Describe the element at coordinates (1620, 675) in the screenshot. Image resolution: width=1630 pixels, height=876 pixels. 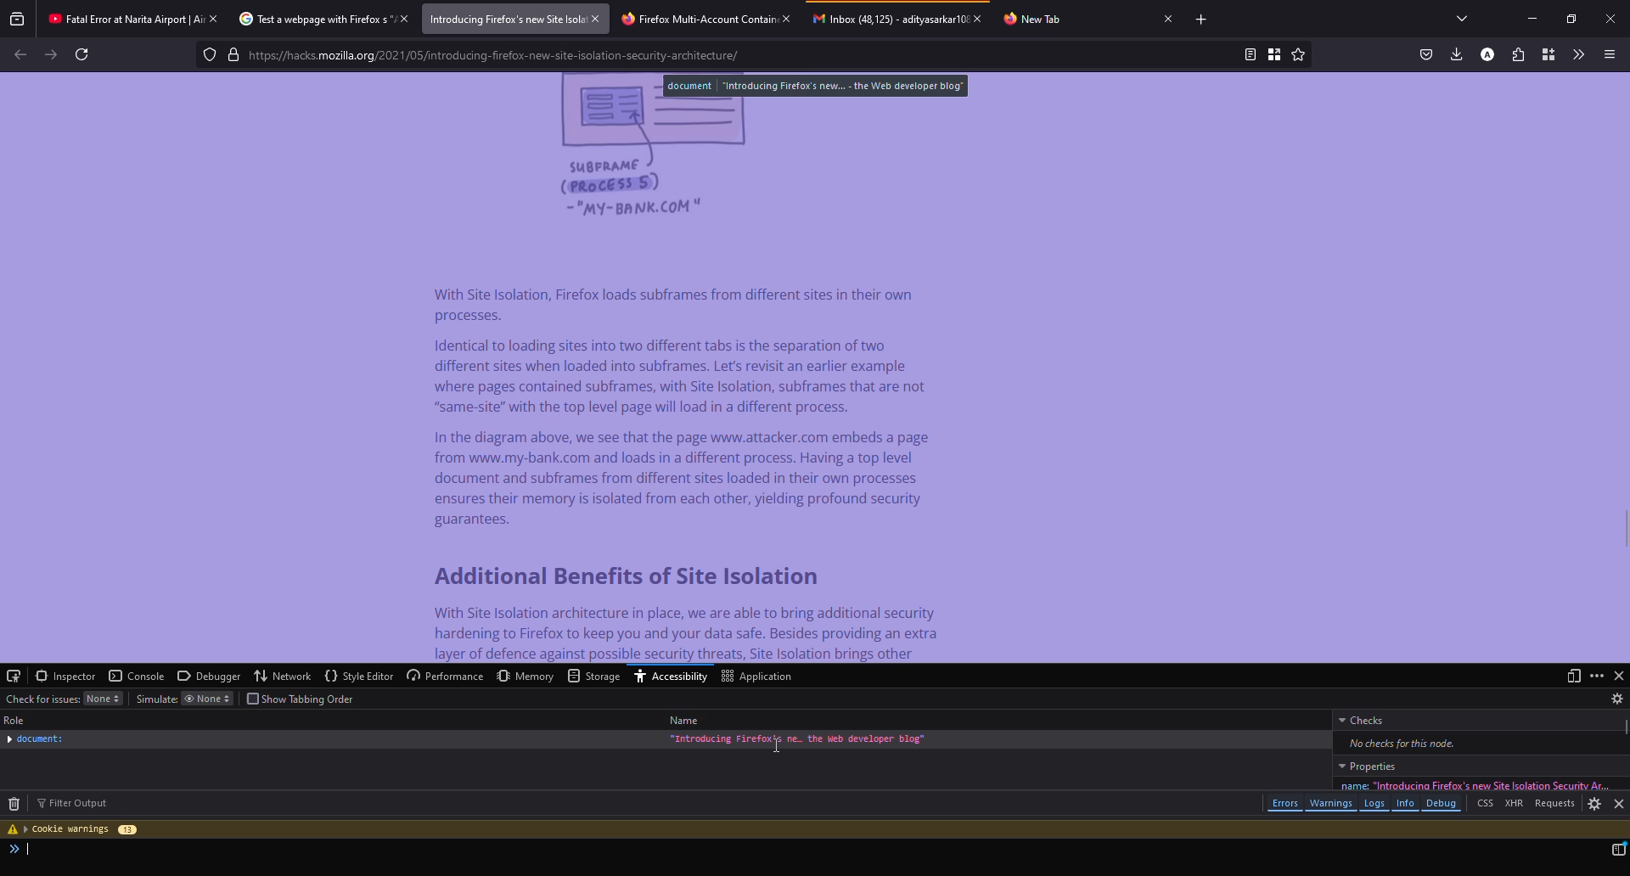
I see `close` at that location.